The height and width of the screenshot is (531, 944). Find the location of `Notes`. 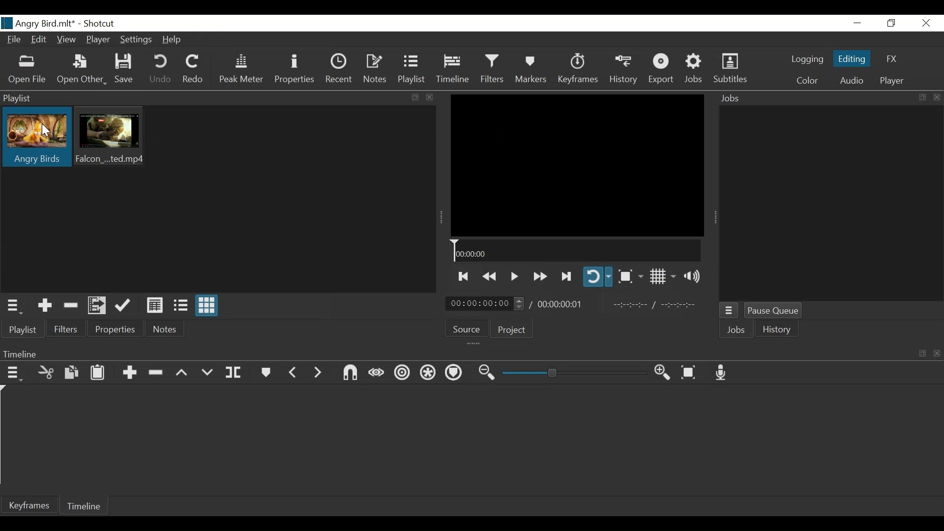

Notes is located at coordinates (377, 70).